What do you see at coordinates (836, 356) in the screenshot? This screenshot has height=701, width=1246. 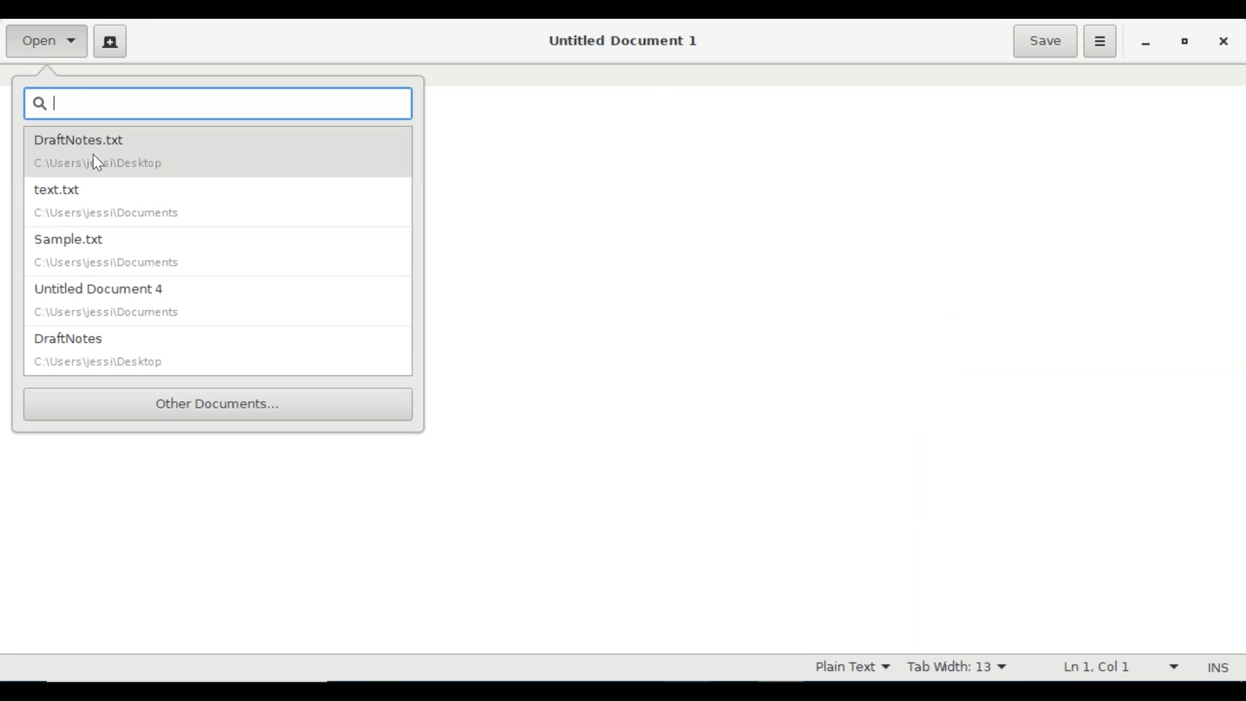 I see `Text Entry Pane` at bounding box center [836, 356].